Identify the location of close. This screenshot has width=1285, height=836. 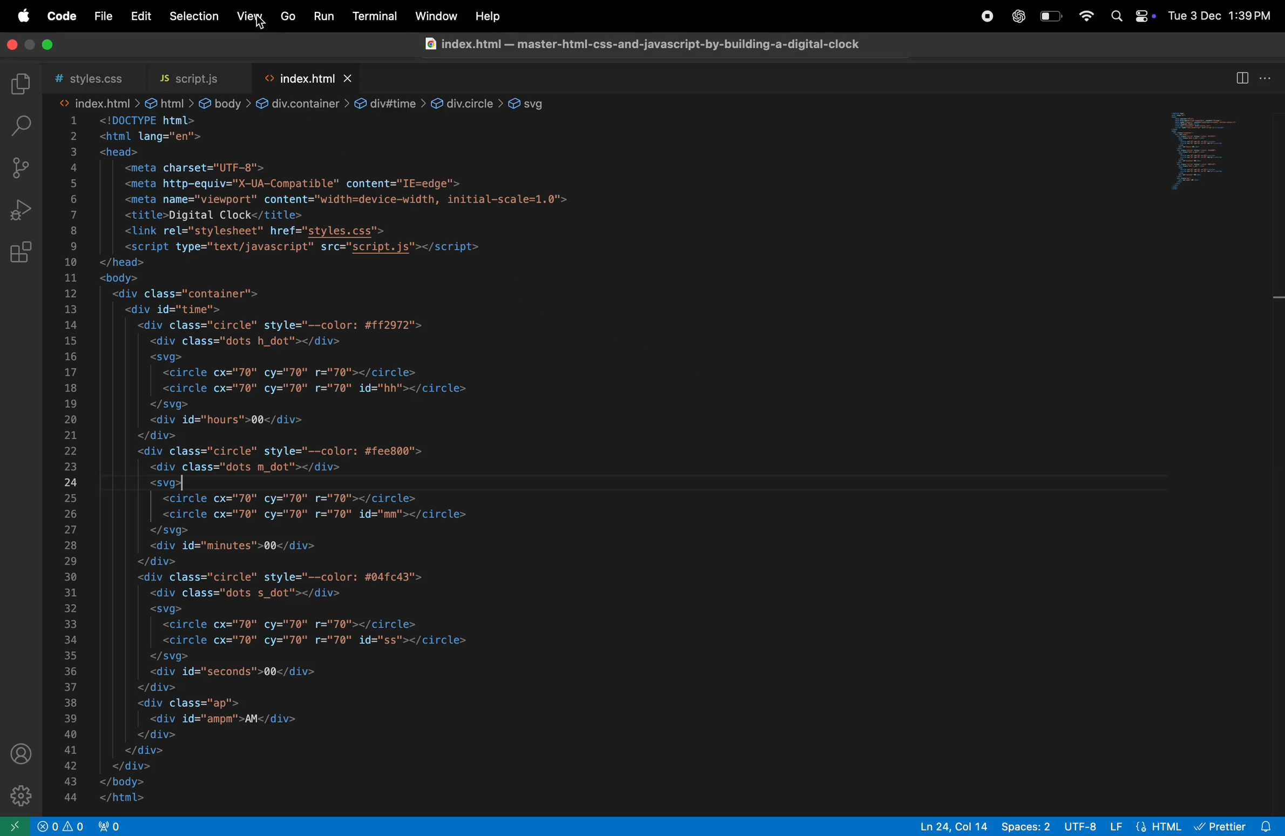
(10, 43).